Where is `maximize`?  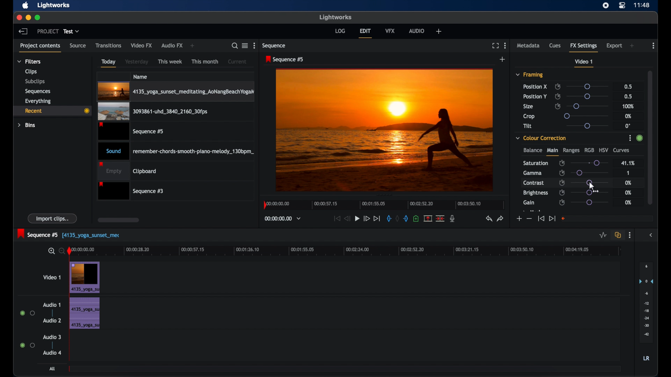
maximize is located at coordinates (38, 17).